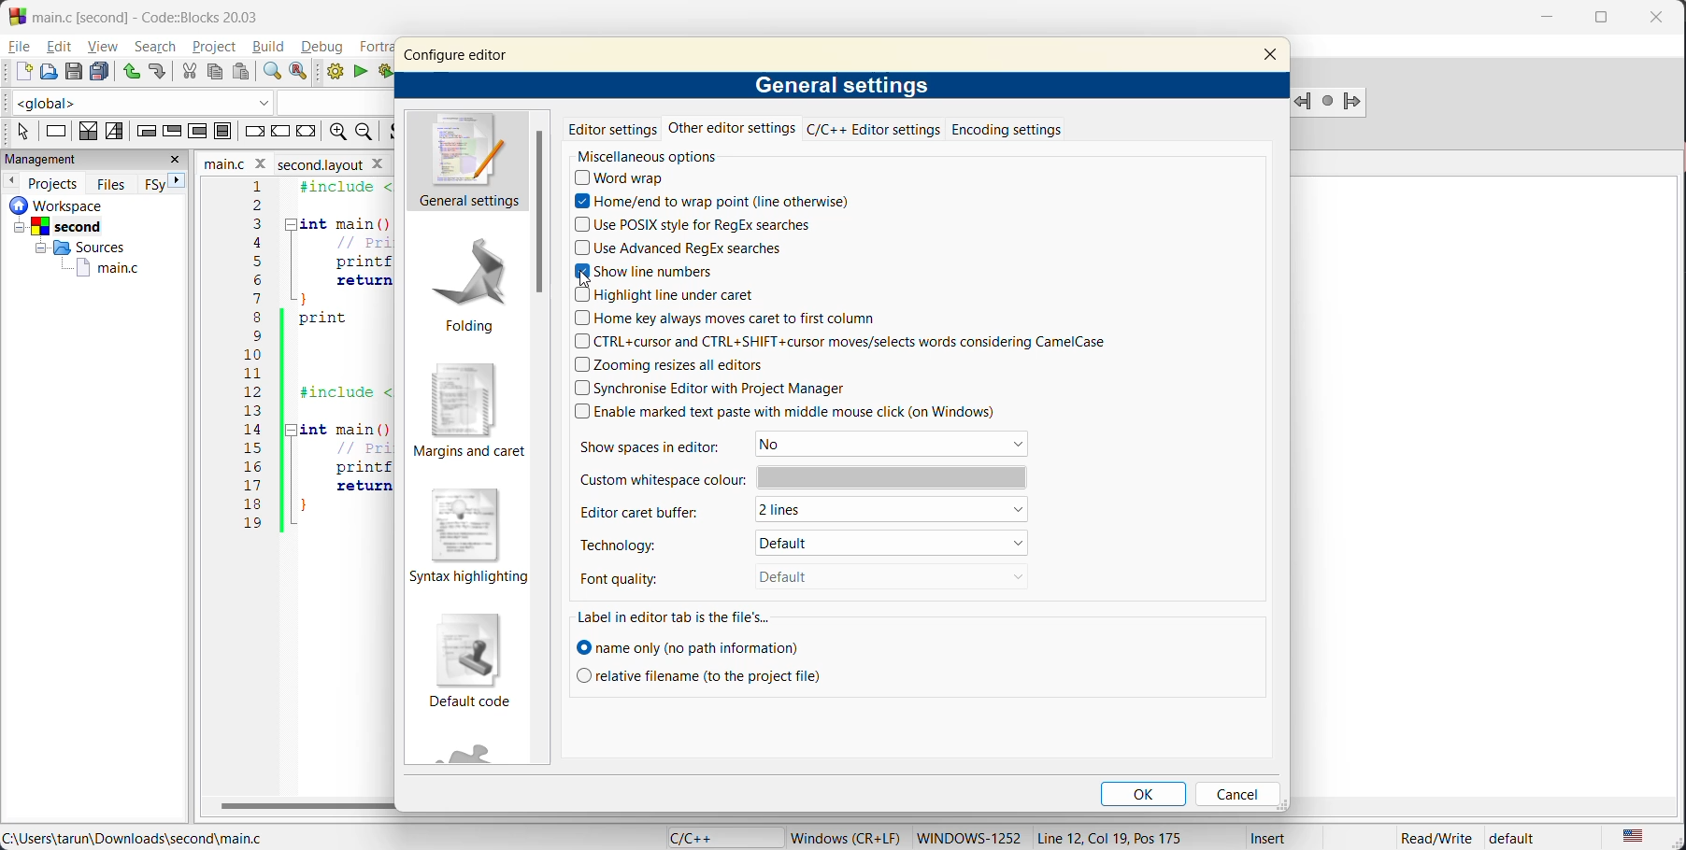 The height and width of the screenshot is (850, 1686). I want to click on synchronize editor, so click(707, 387).